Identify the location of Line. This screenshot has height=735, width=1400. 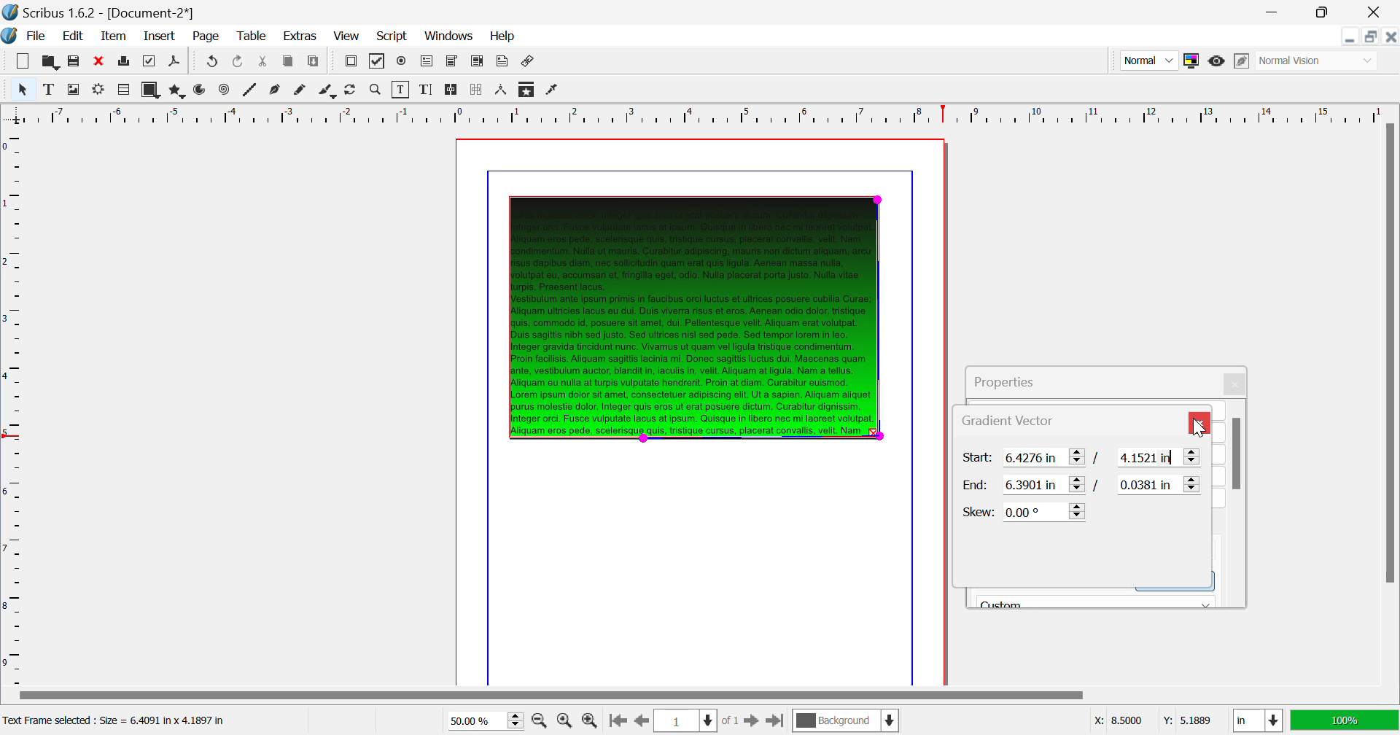
(250, 91).